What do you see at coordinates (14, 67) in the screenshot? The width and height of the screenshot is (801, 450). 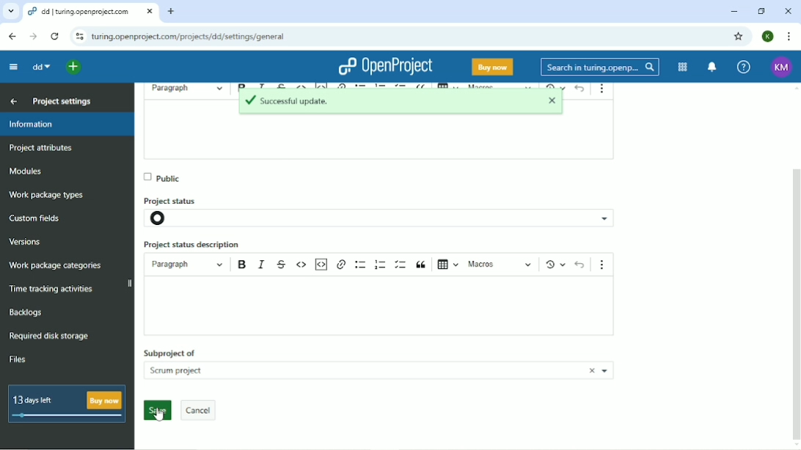 I see `Collapse project menu` at bounding box center [14, 67].